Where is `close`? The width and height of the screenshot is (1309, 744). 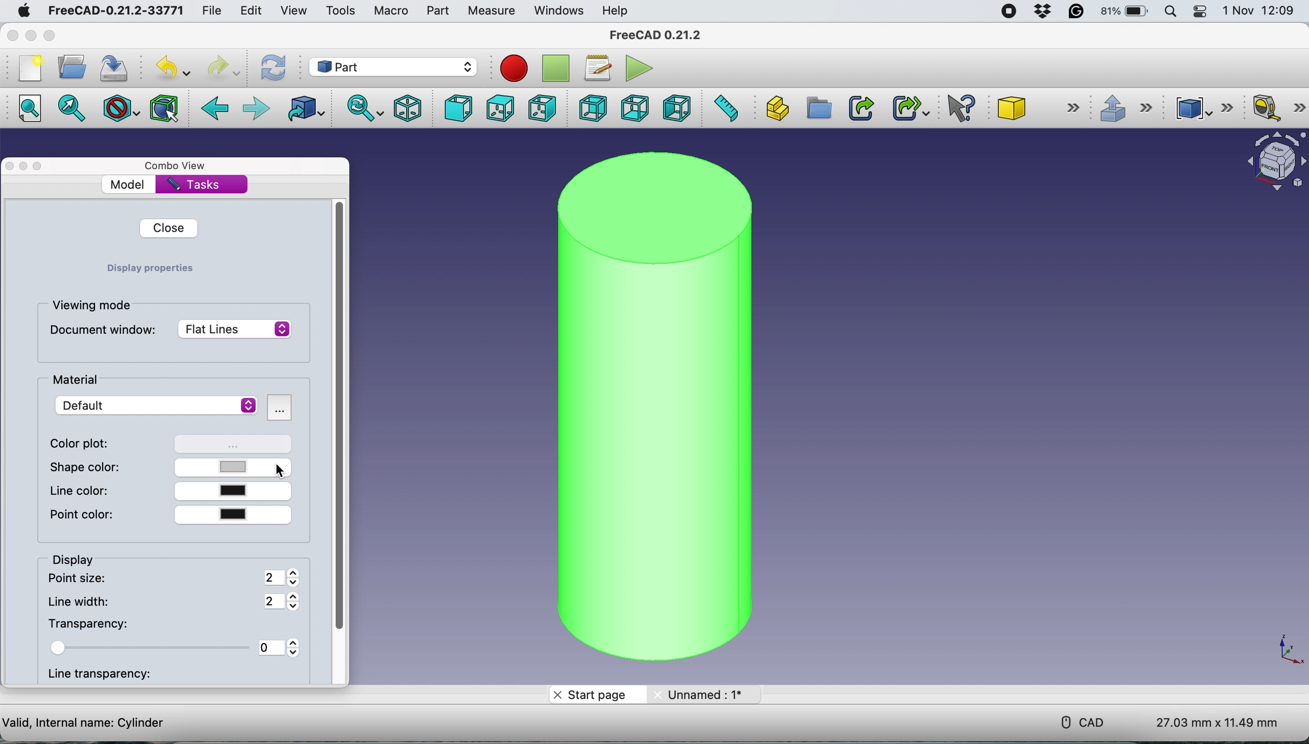 close is located at coordinates (168, 229).